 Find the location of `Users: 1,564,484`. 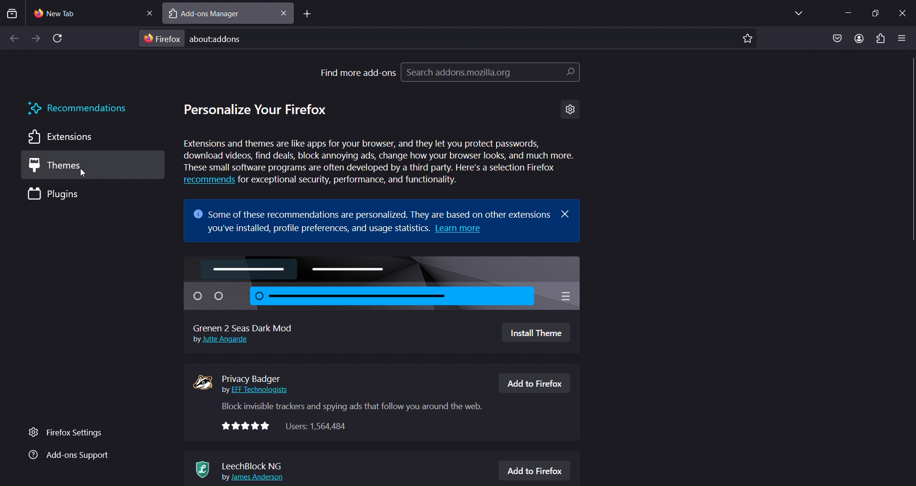

Users: 1,564,484 is located at coordinates (318, 427).